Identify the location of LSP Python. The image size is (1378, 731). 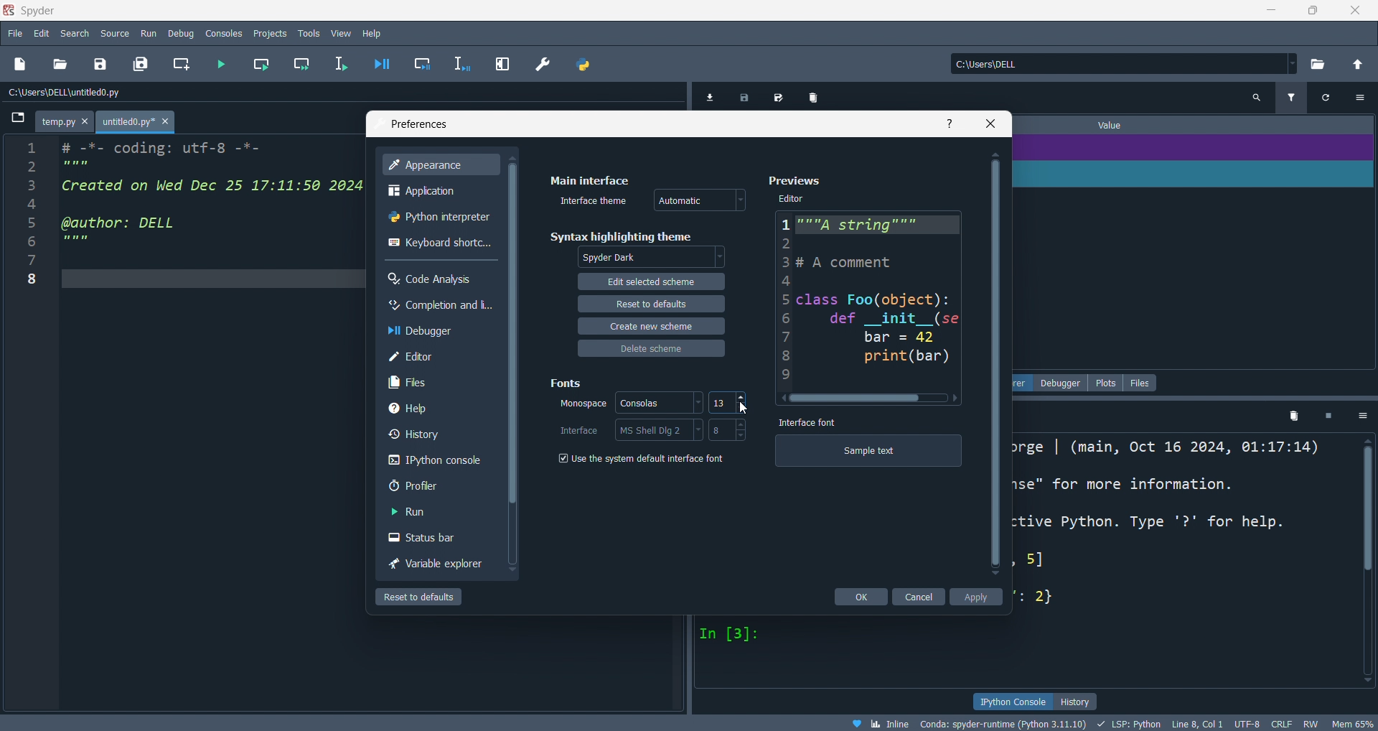
(1126, 722).